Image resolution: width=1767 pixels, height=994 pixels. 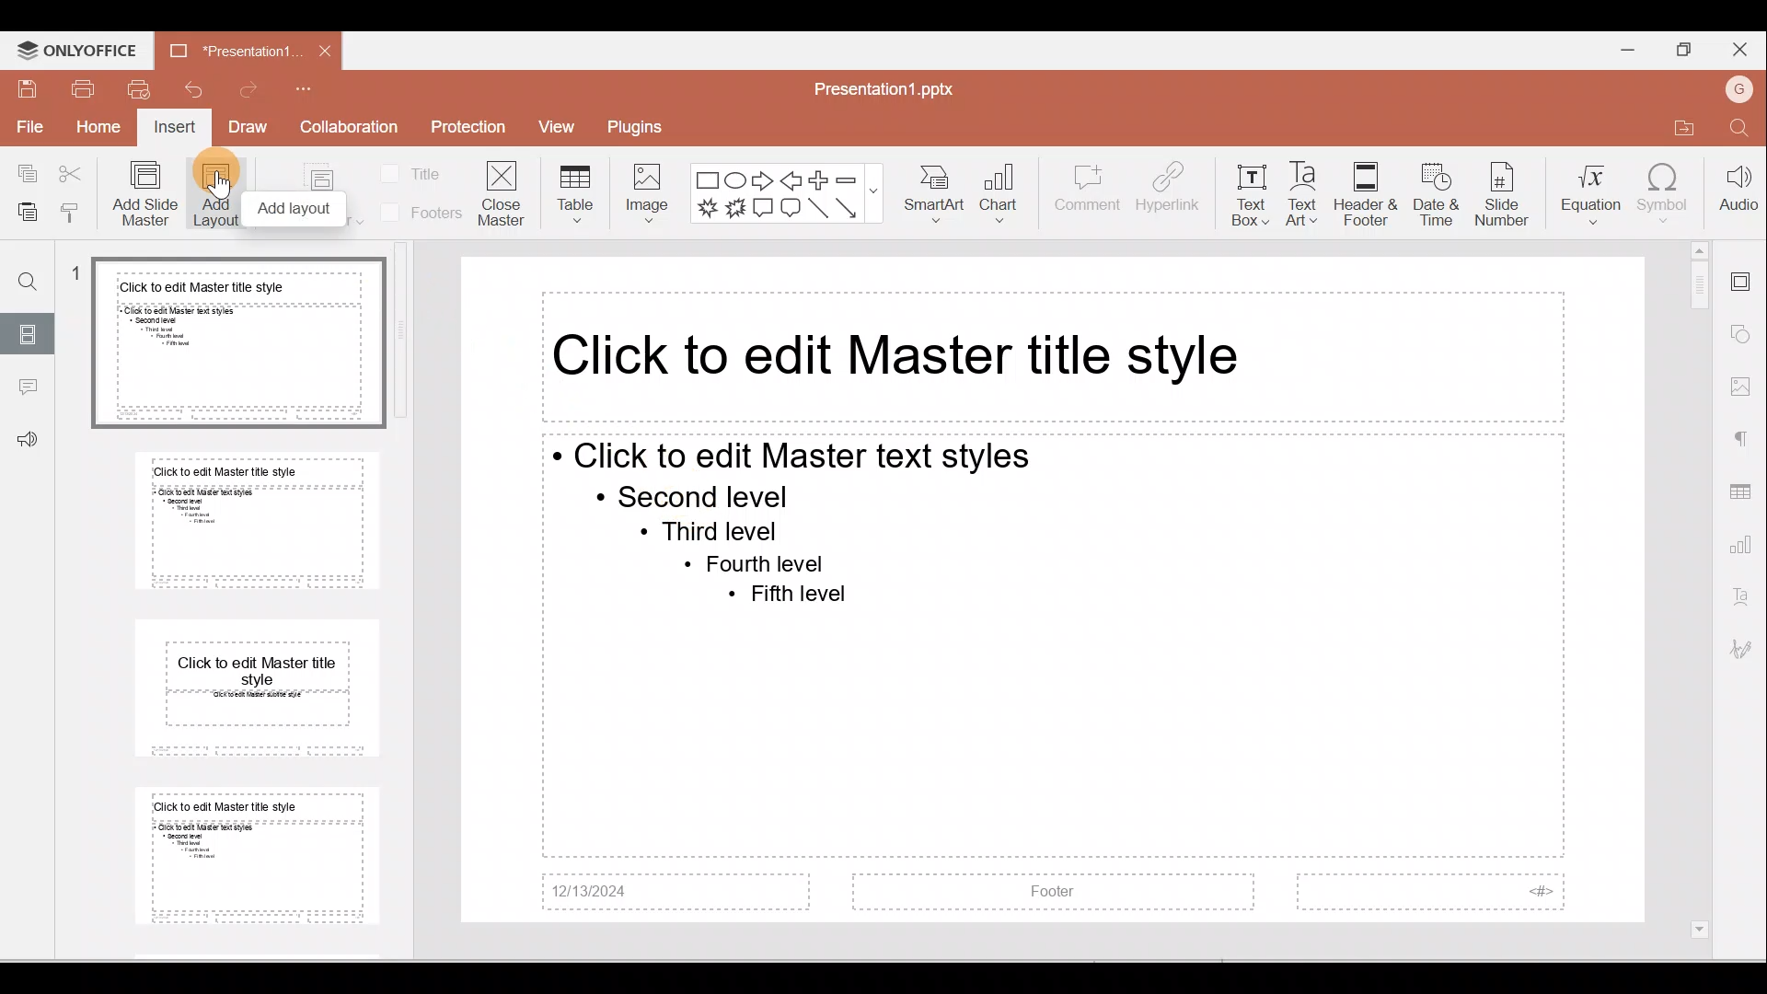 I want to click on Comment, so click(x=28, y=387).